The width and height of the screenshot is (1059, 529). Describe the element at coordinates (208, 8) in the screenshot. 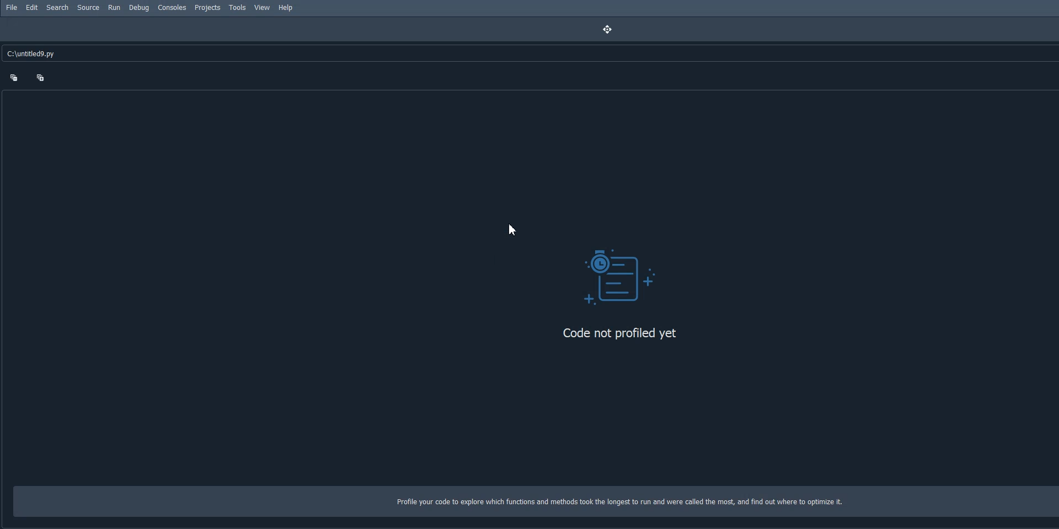

I see `Projects` at that location.